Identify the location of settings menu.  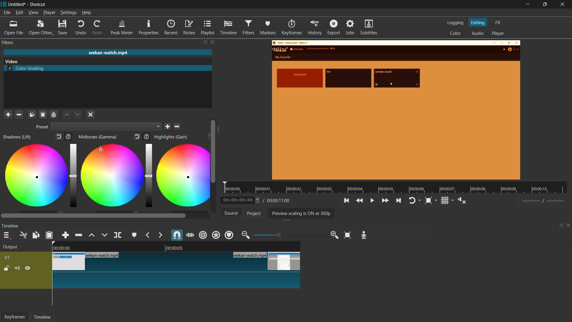
(68, 13).